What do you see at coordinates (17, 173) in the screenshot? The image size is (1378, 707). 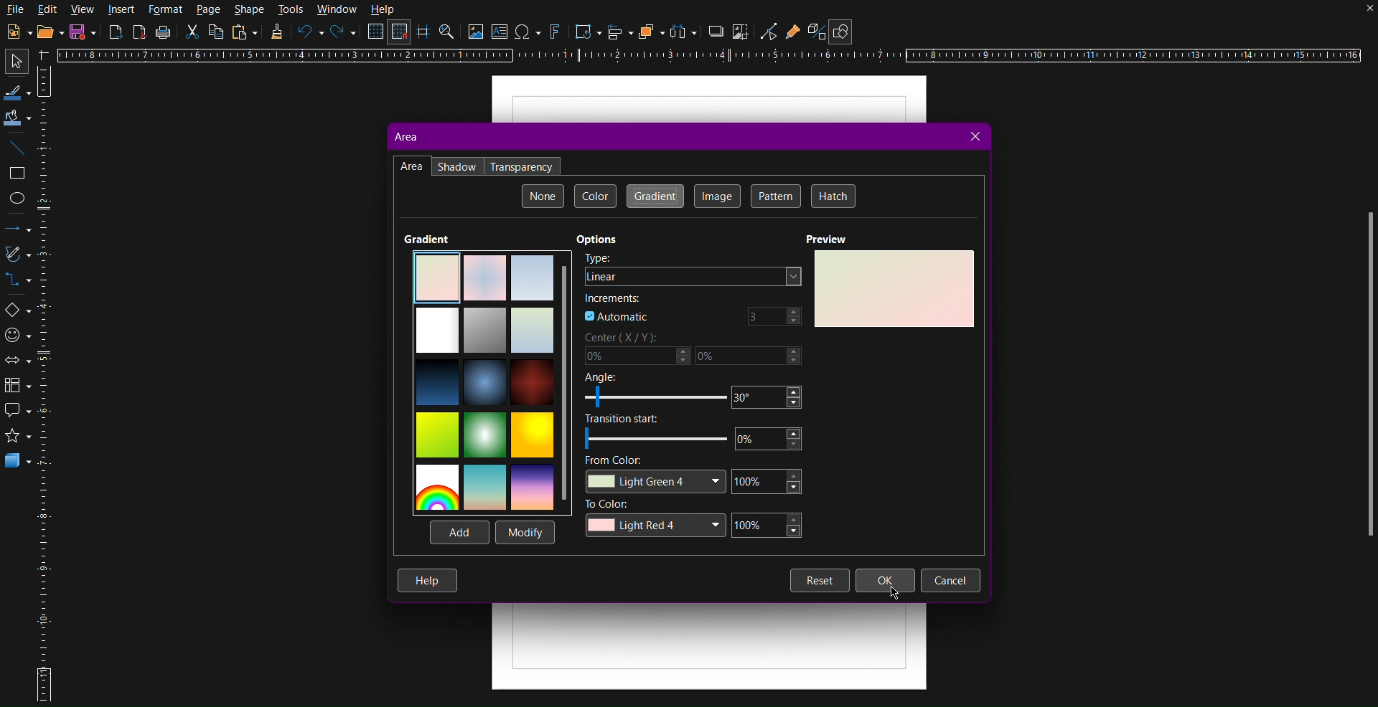 I see `Square` at bounding box center [17, 173].